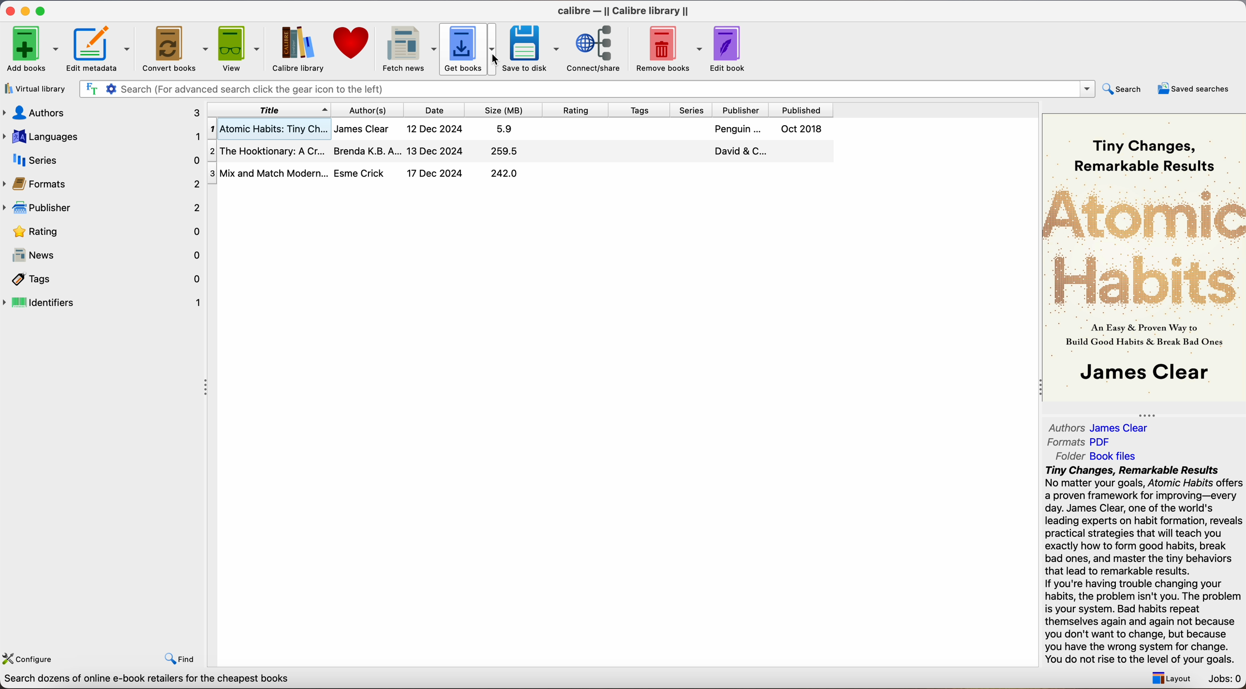 This screenshot has width=1246, height=689. Describe the element at coordinates (32, 50) in the screenshot. I see `add books` at that location.